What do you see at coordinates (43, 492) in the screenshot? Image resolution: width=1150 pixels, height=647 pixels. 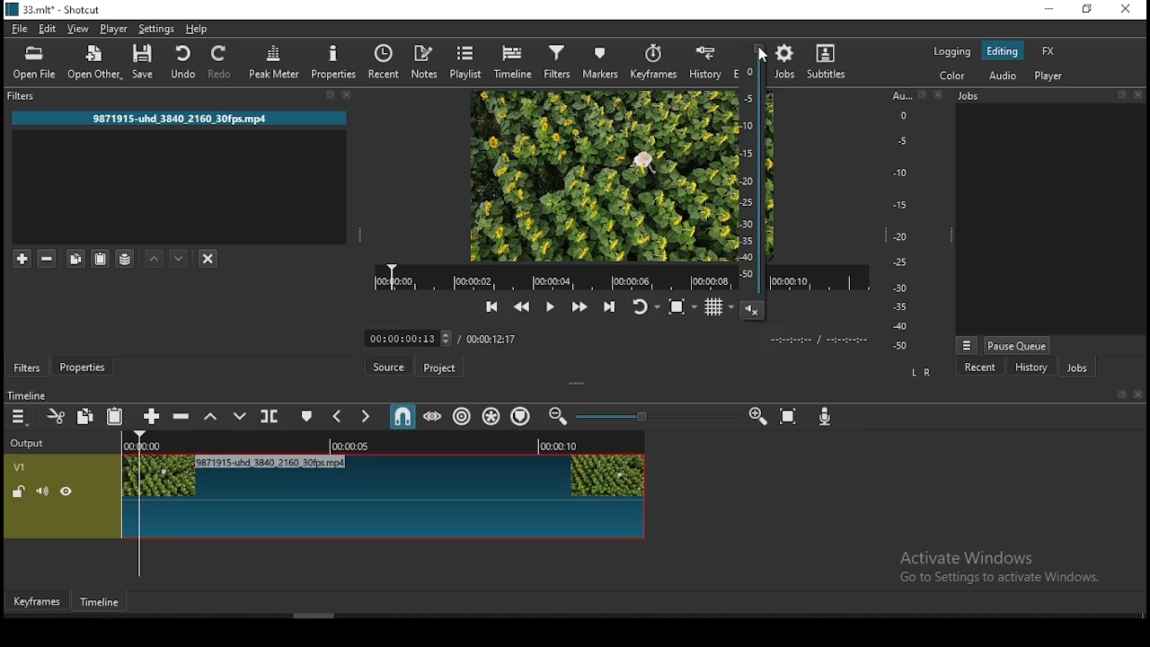 I see `(un) mute` at bounding box center [43, 492].